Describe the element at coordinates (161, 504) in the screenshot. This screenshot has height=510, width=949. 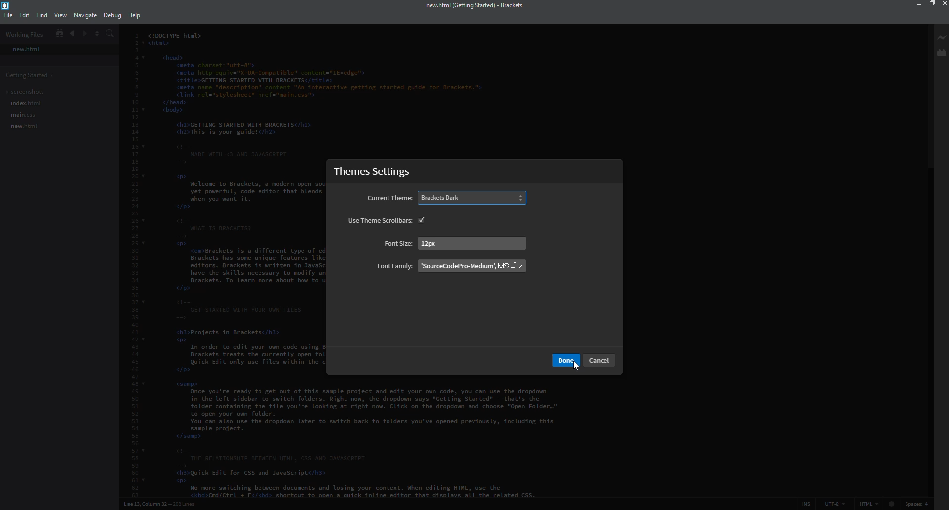
I see `line number` at that location.